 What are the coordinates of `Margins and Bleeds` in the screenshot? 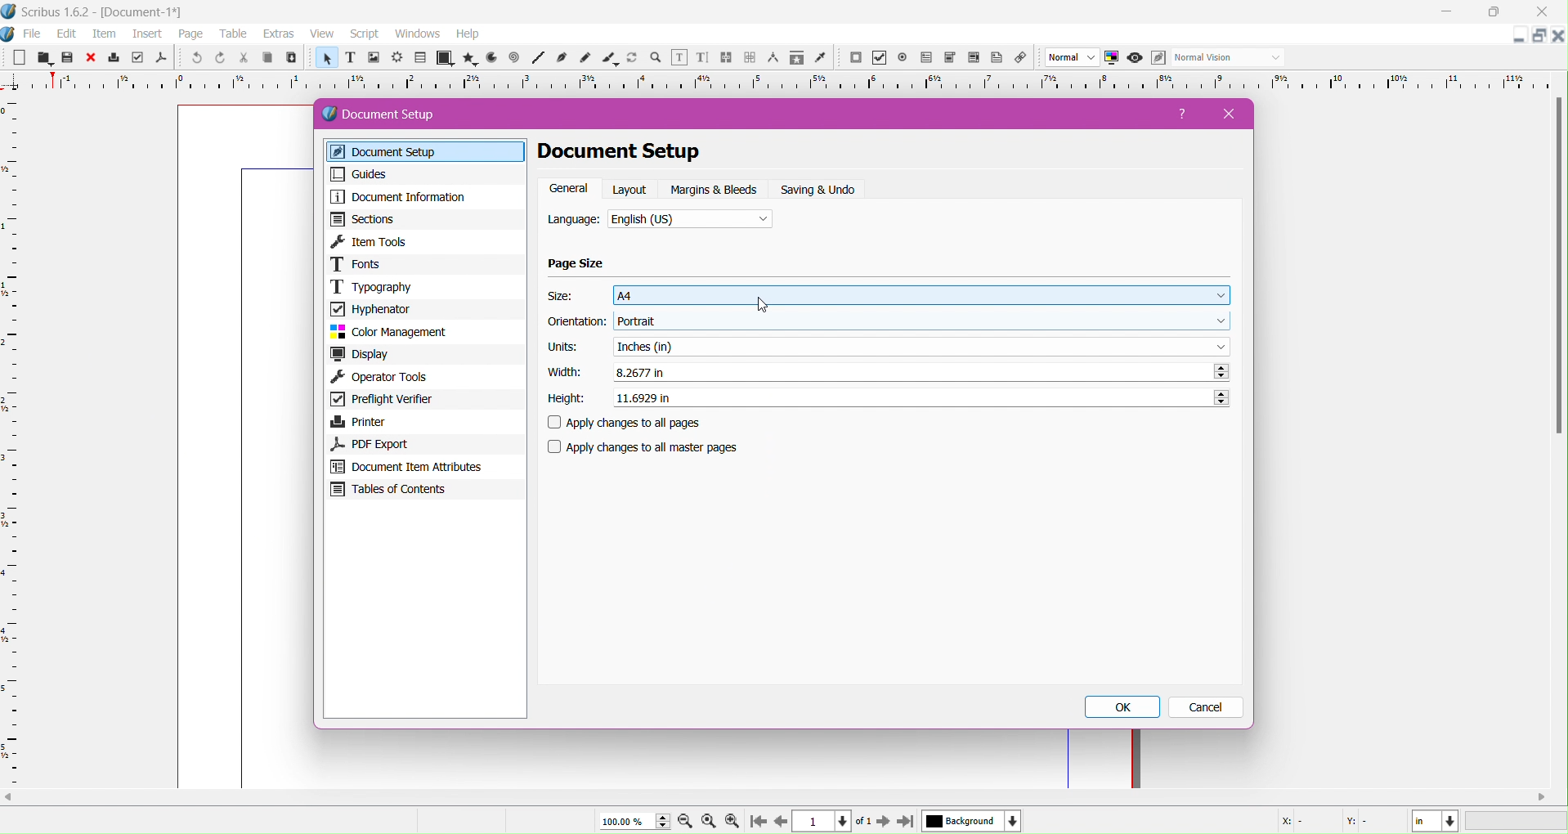 It's located at (715, 190).